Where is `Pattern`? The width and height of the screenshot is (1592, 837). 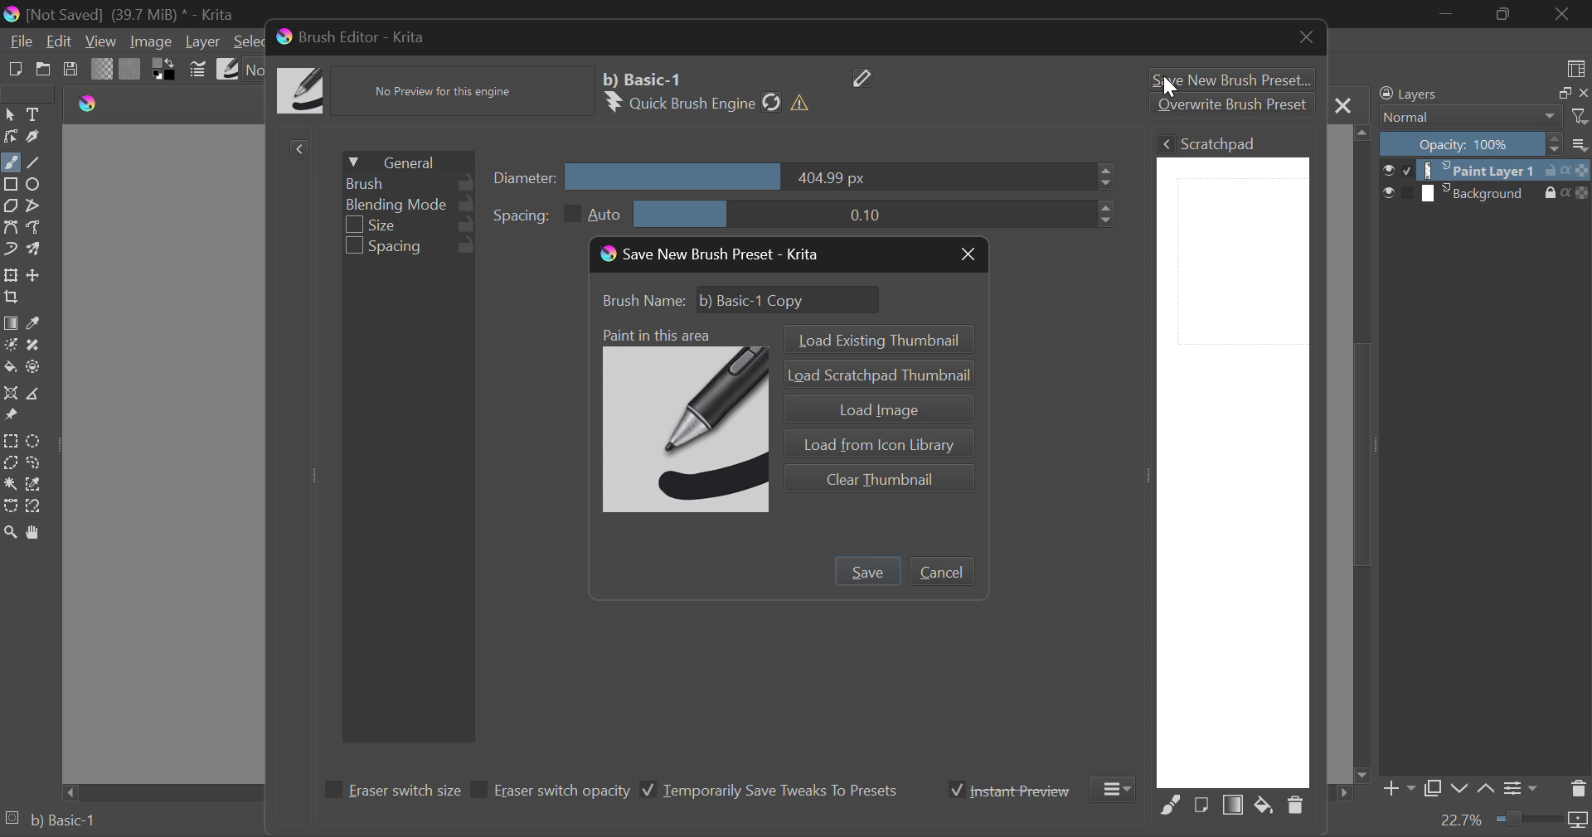
Pattern is located at coordinates (131, 69).